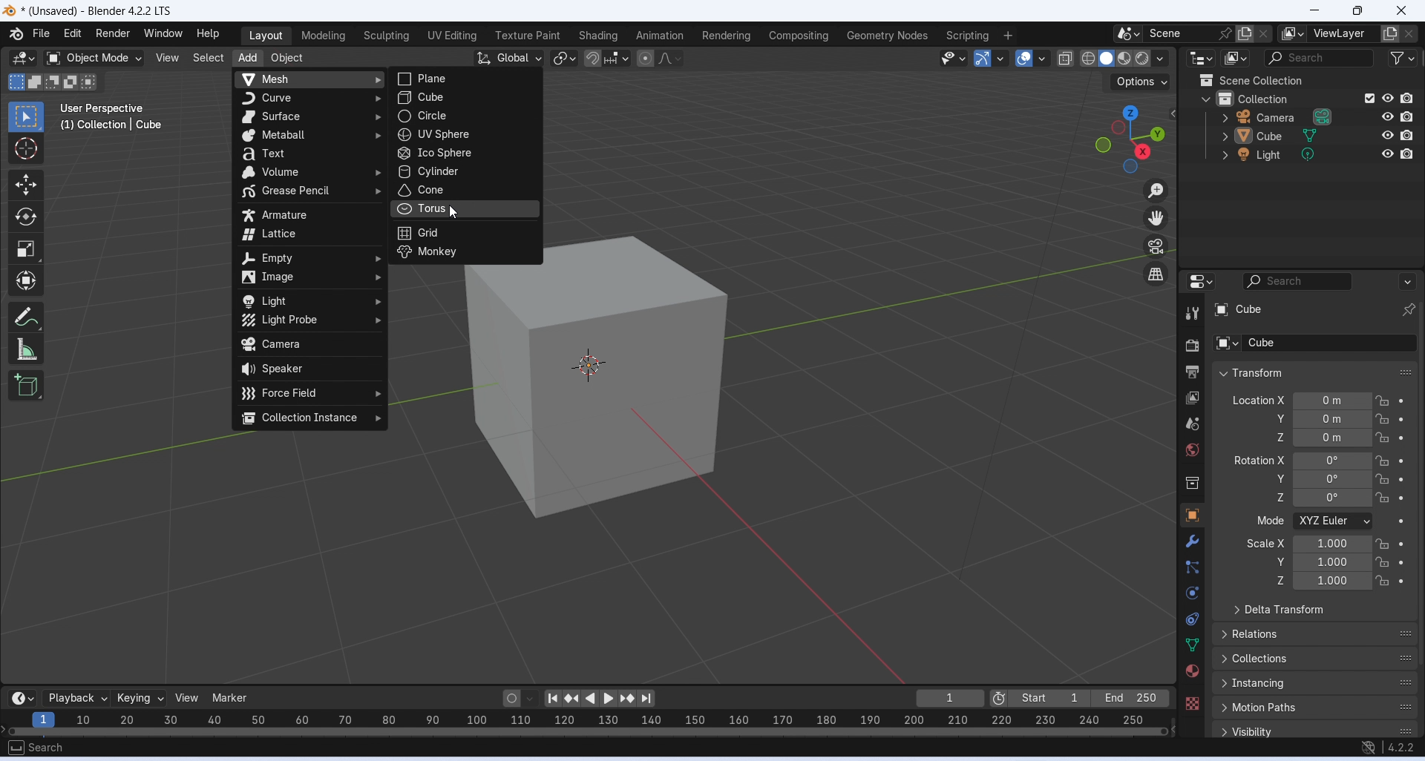 The image size is (1425, 761). I want to click on Jump to keyframe, so click(629, 699).